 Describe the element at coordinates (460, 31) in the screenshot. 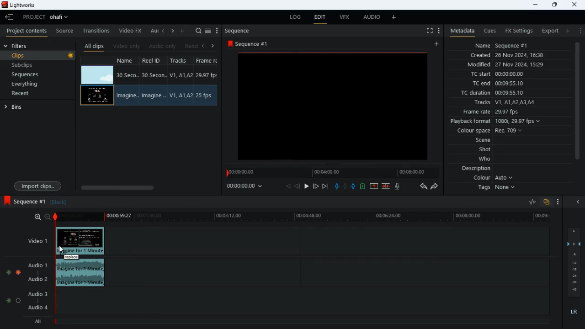

I see `metadata` at that location.